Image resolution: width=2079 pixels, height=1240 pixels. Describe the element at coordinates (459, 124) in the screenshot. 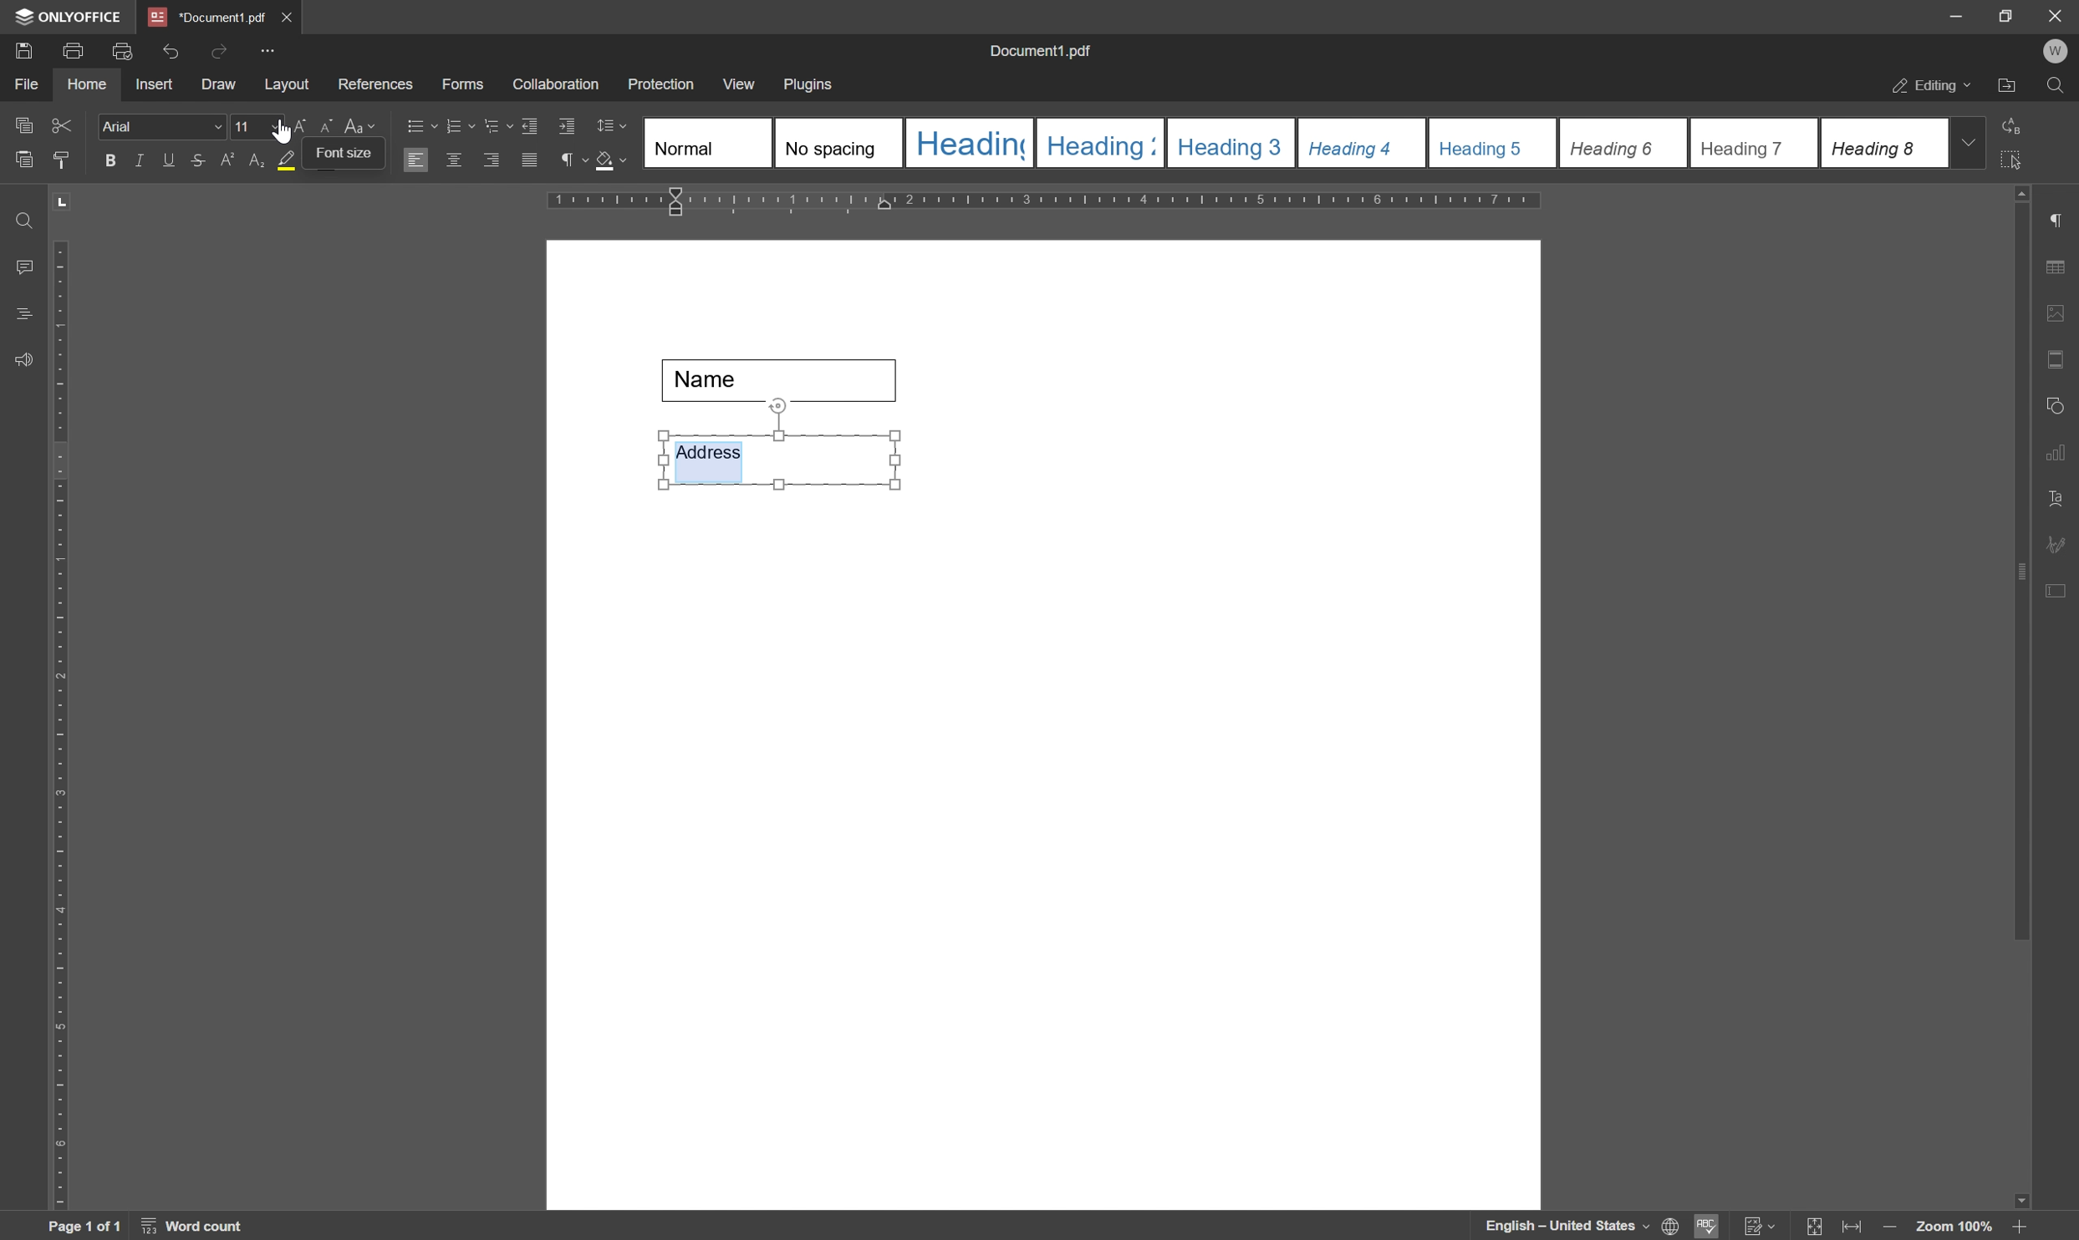

I see `numbering` at that location.